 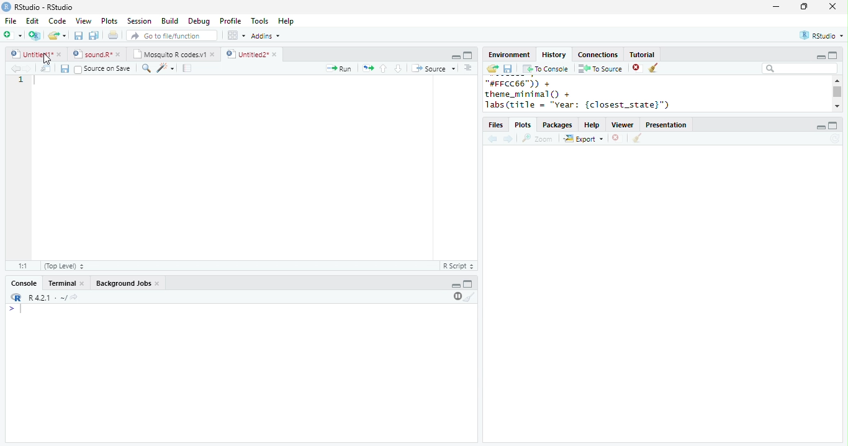 I want to click on clear, so click(x=654, y=68).